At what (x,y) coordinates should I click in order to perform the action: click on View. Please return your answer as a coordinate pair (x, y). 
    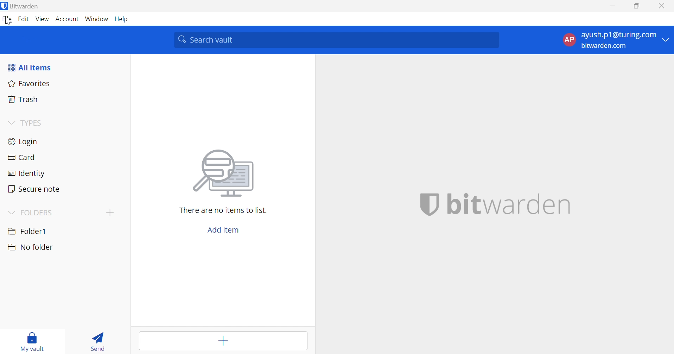
    Looking at the image, I should click on (43, 18).